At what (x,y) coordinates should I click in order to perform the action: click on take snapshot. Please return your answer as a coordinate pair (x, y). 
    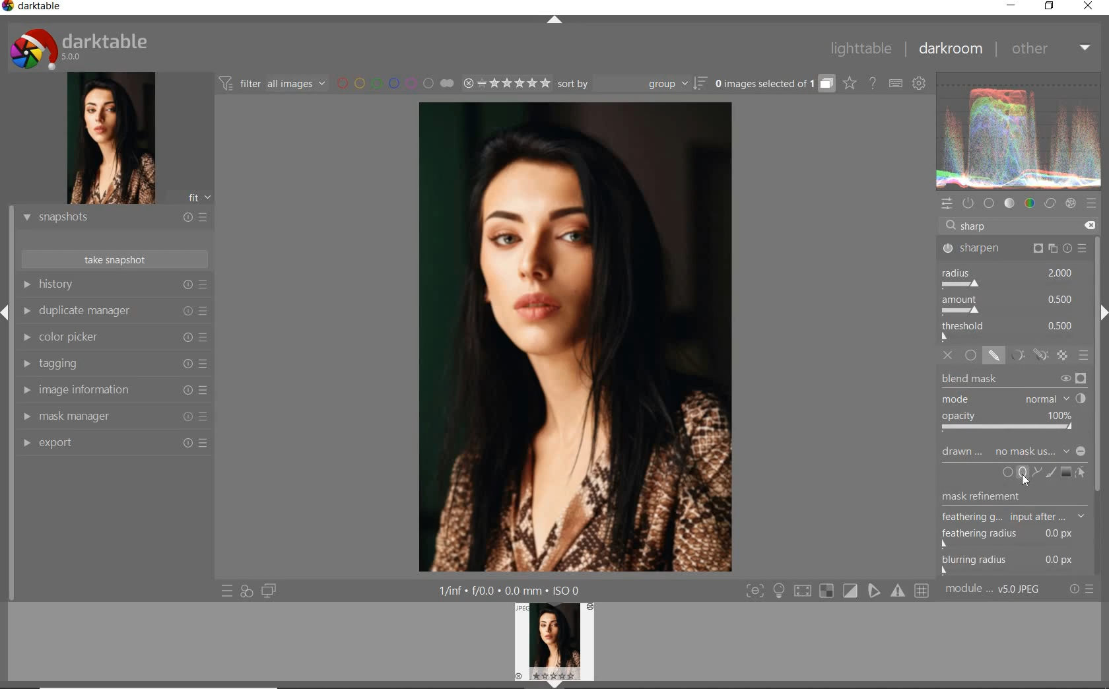
    Looking at the image, I should click on (114, 260).